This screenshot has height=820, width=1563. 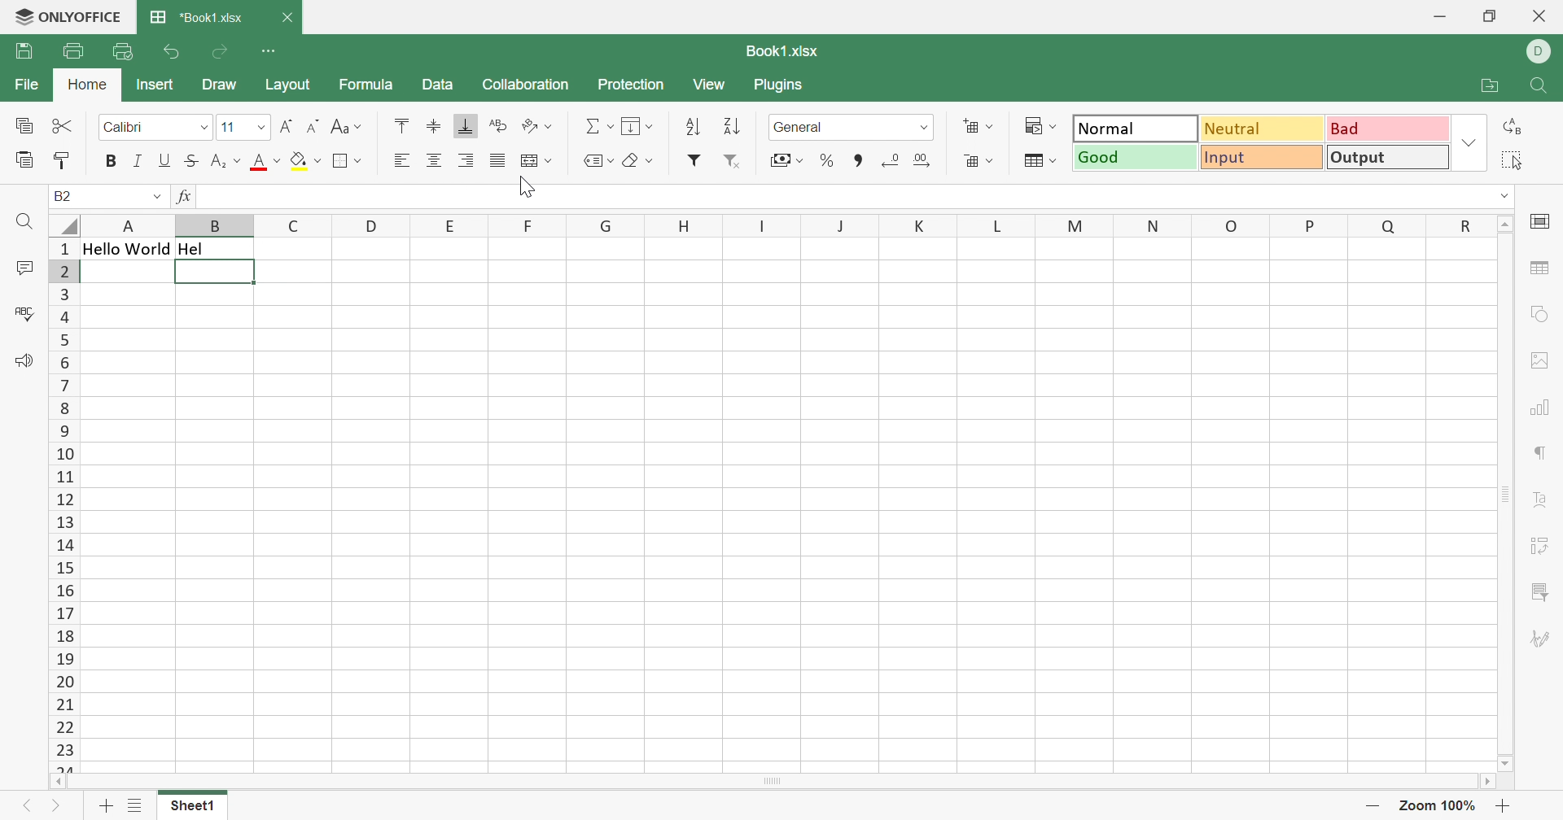 What do you see at coordinates (1503, 807) in the screenshot?
I see `Zoom in` at bounding box center [1503, 807].